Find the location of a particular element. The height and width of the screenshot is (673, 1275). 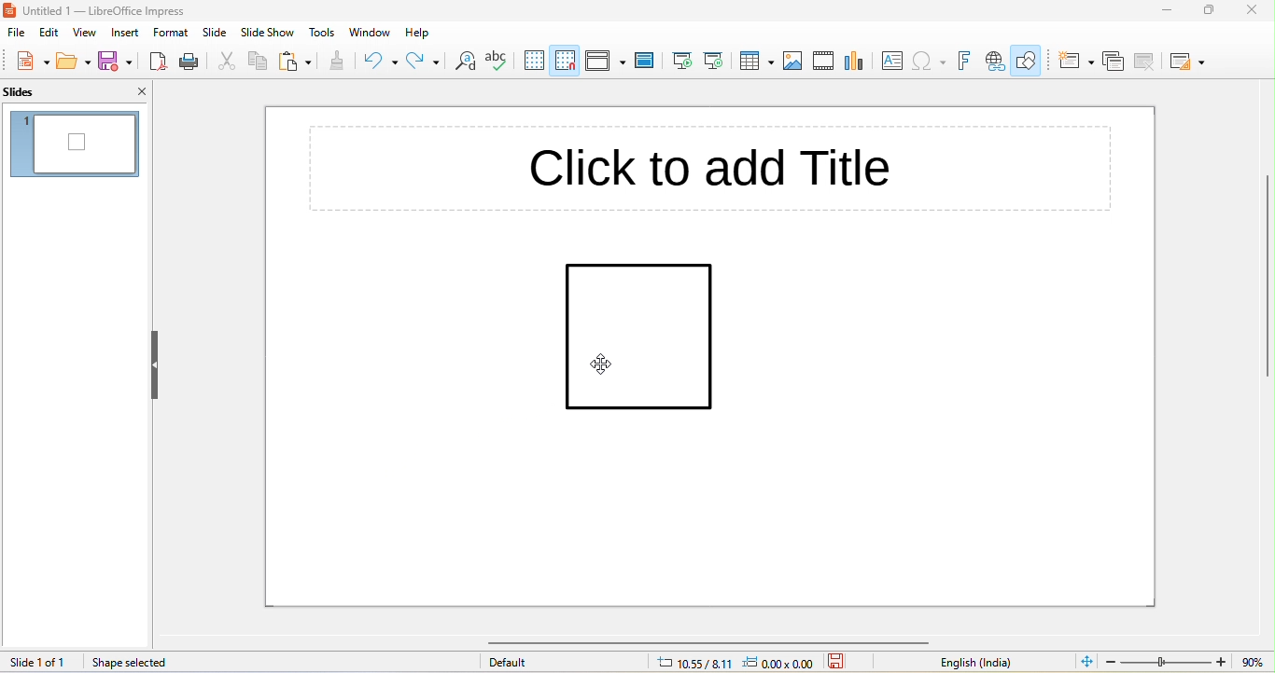

cursor is located at coordinates (609, 364).